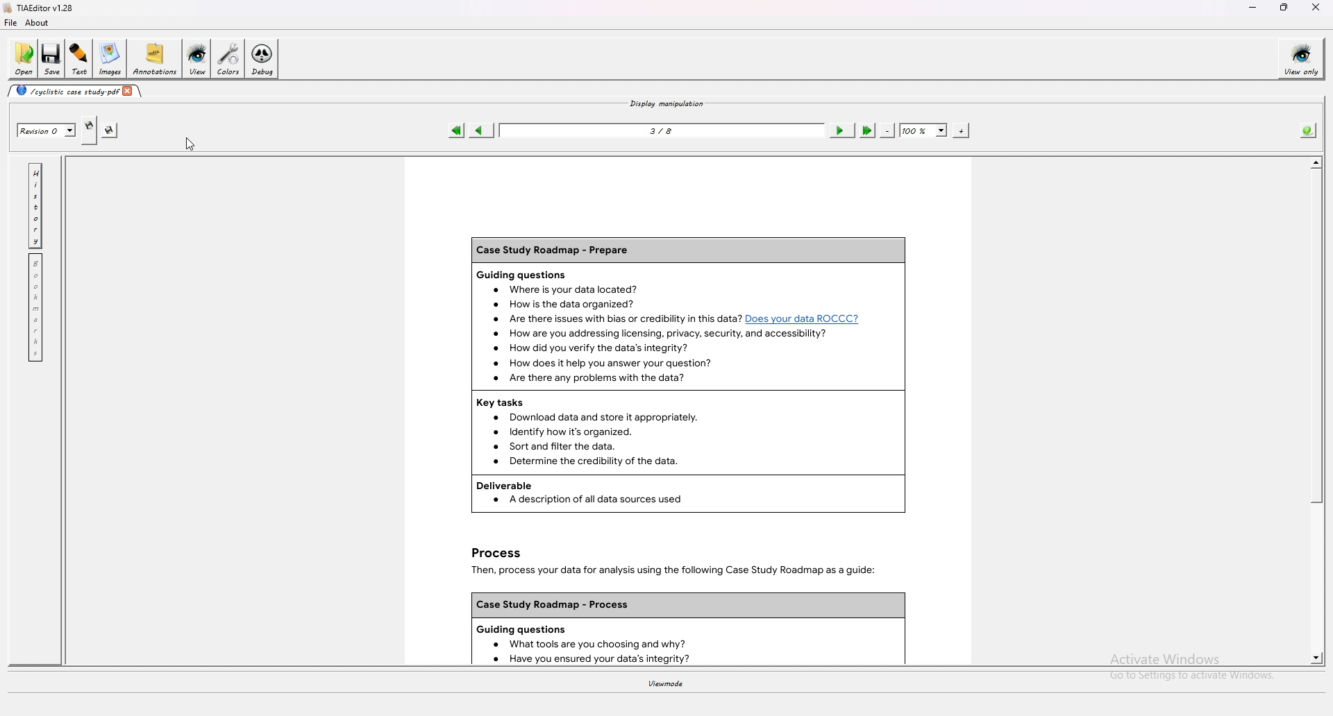 The height and width of the screenshot is (716, 1333). What do you see at coordinates (506, 486) in the screenshot?
I see `Deliverable` at bounding box center [506, 486].